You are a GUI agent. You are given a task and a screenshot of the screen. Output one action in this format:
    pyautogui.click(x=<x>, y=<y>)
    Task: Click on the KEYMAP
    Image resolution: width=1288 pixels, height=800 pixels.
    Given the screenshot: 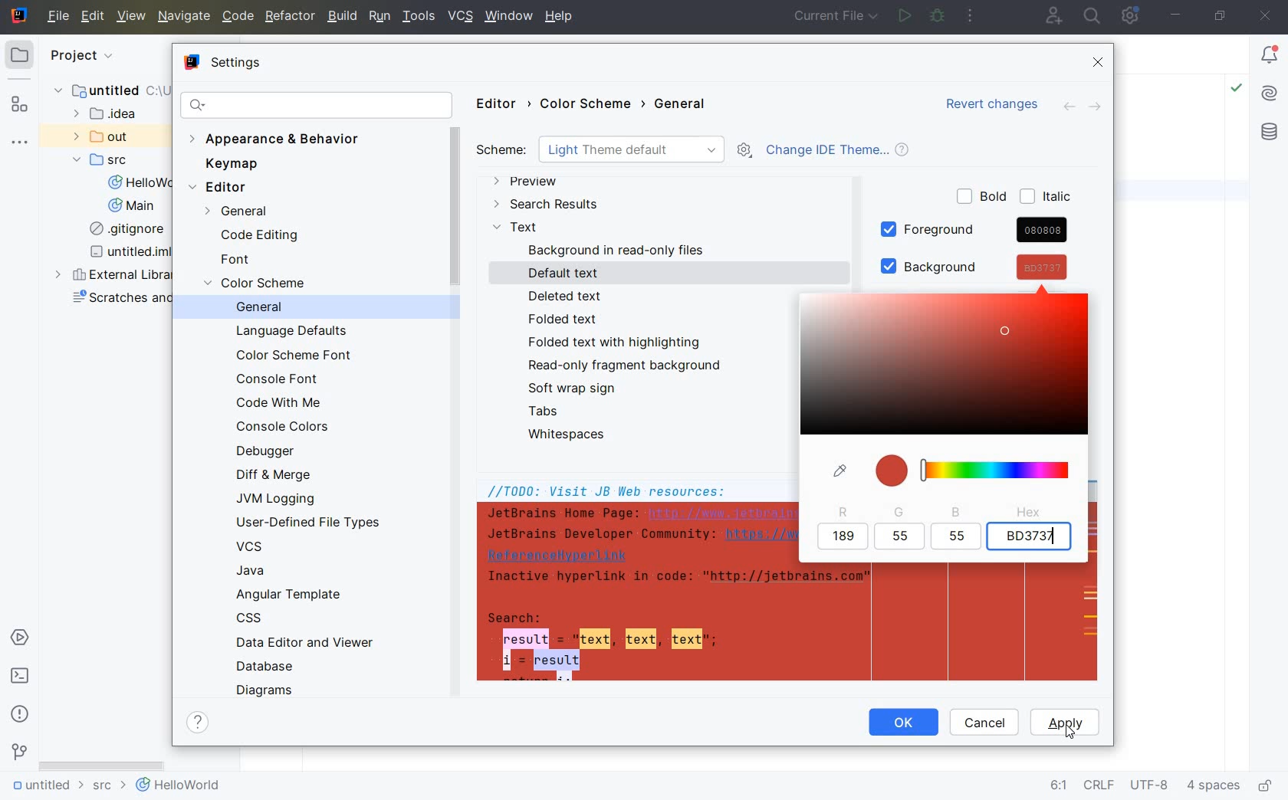 What is the action you would take?
    pyautogui.click(x=235, y=164)
    